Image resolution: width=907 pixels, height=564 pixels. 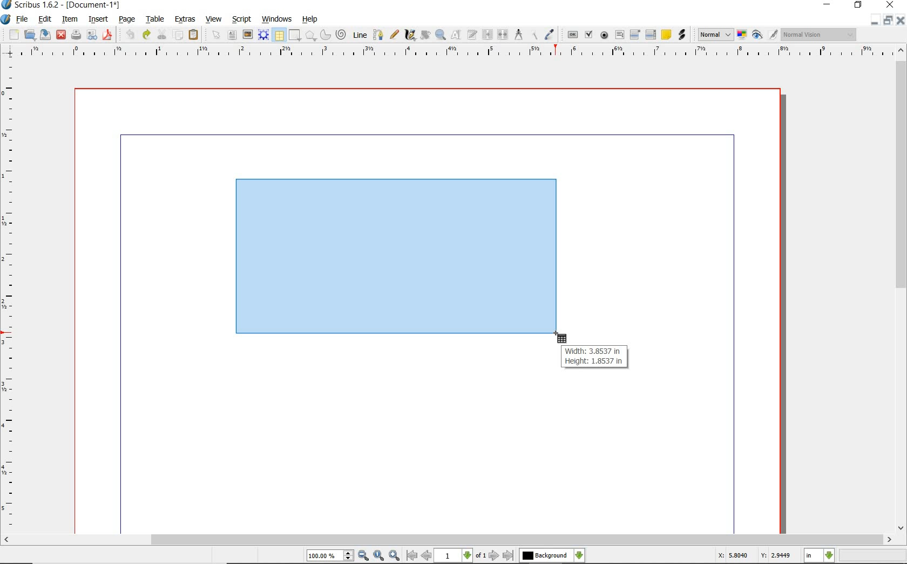 What do you see at coordinates (75, 35) in the screenshot?
I see `print` at bounding box center [75, 35].